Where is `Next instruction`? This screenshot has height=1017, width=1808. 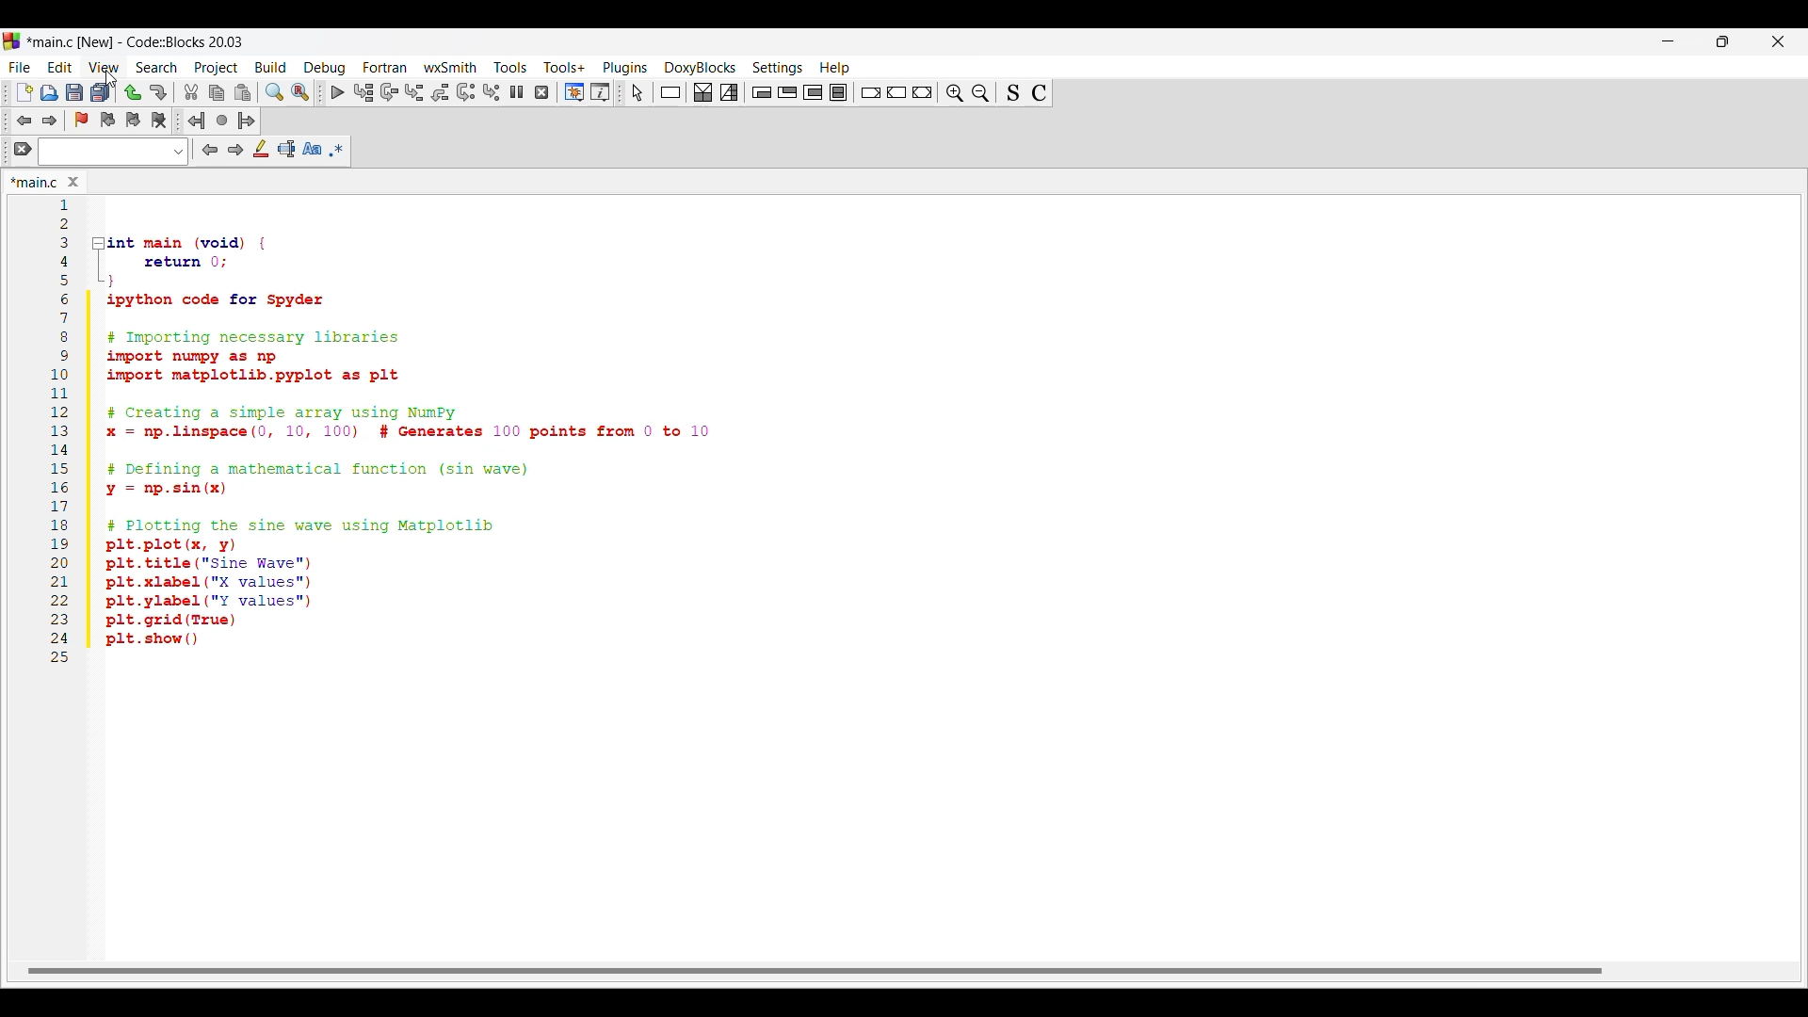 Next instruction is located at coordinates (466, 92).